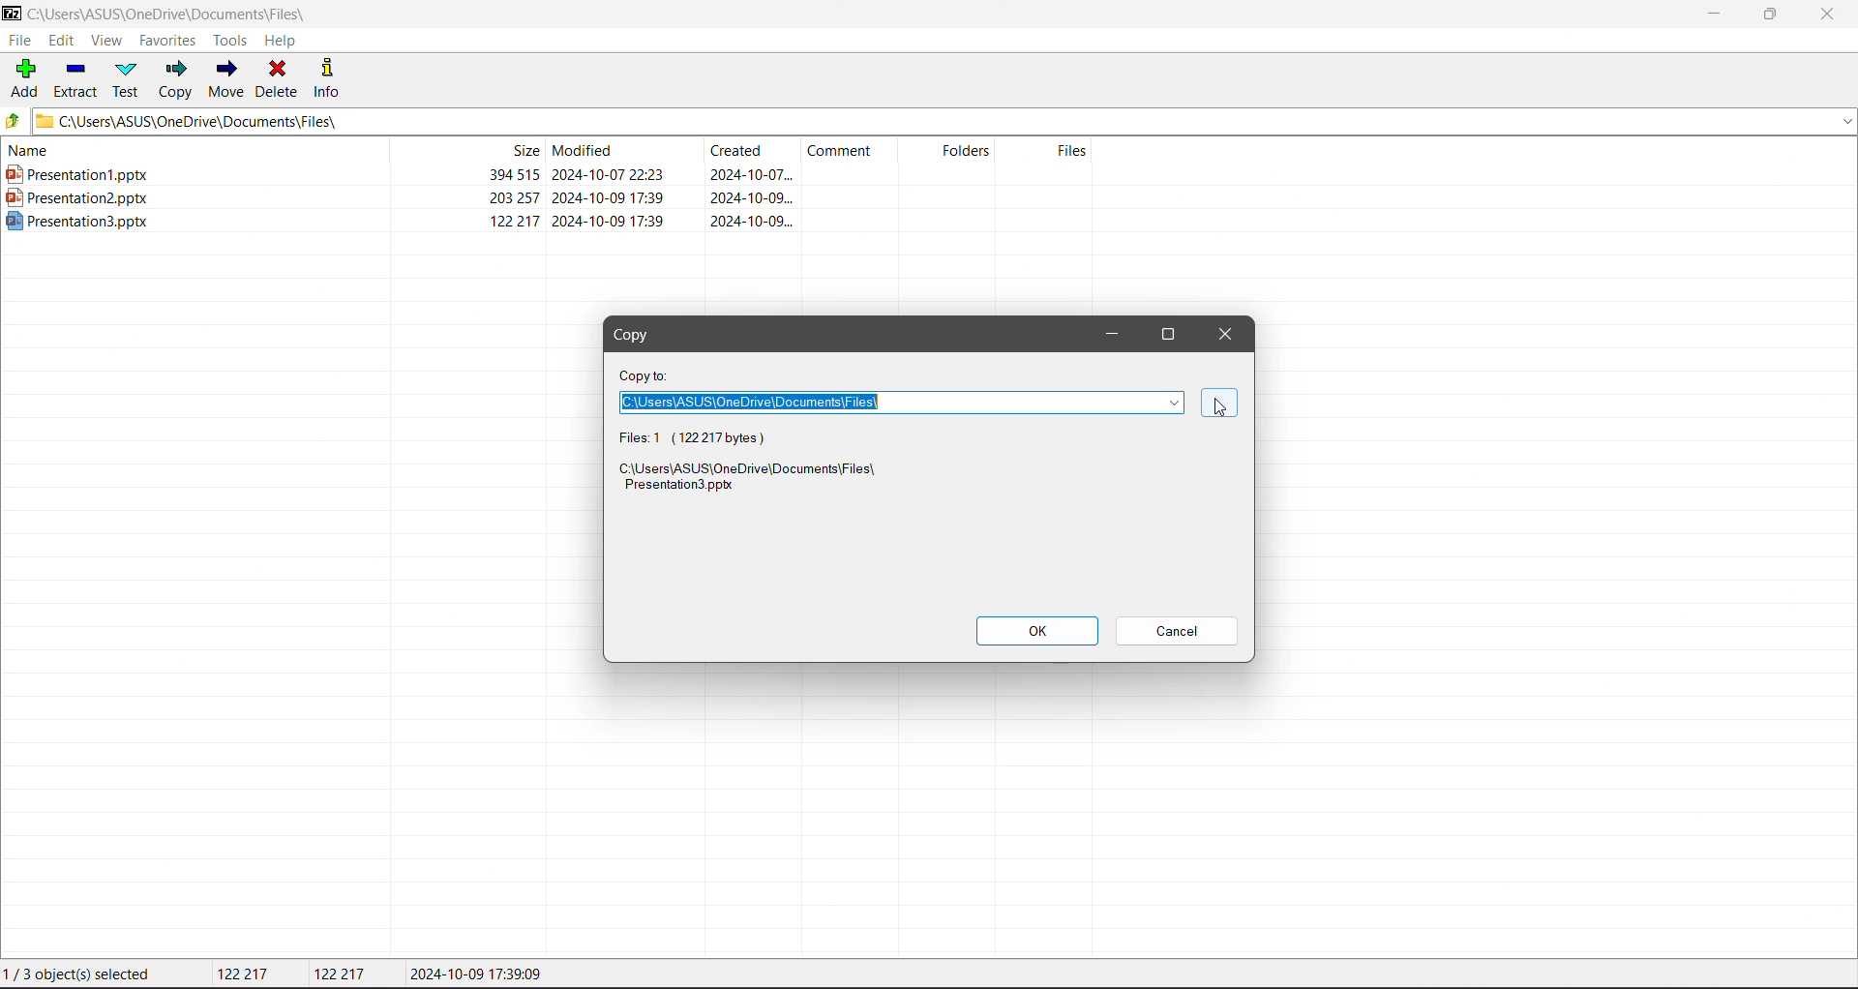  Describe the element at coordinates (62, 41) in the screenshot. I see `Edit` at that location.